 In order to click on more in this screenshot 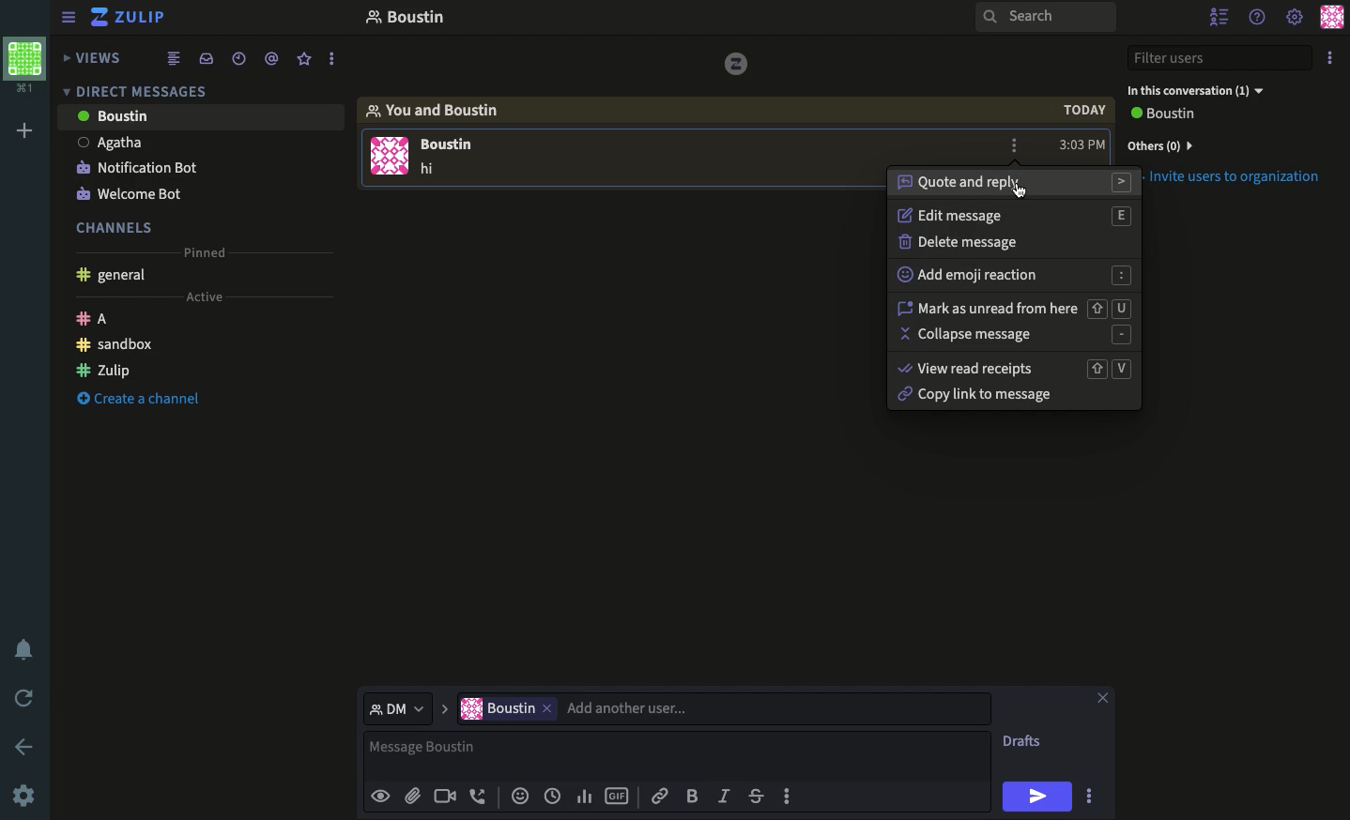, I will do `click(333, 60)`.